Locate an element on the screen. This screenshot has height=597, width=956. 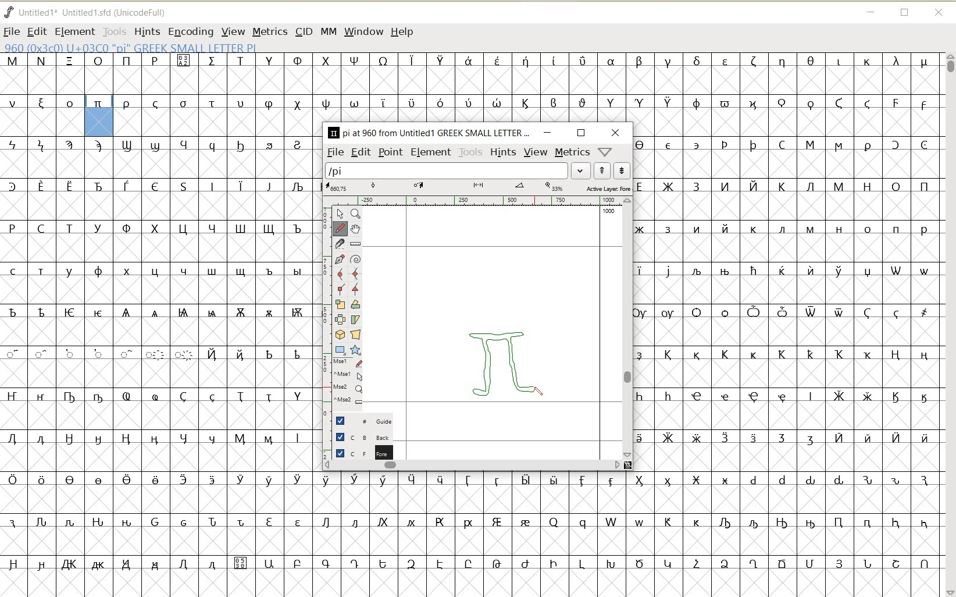
ELEMENT is located at coordinates (431, 153).